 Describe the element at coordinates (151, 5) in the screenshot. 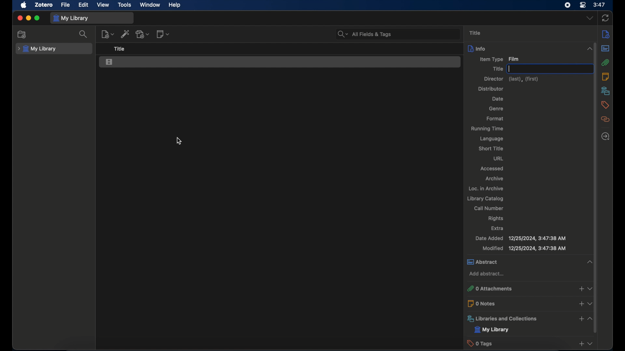

I see `window` at that location.